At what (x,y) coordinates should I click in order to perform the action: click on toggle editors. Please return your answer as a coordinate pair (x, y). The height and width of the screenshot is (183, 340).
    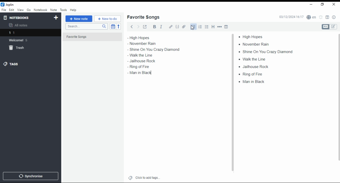
    Looking at the image, I should click on (329, 27).